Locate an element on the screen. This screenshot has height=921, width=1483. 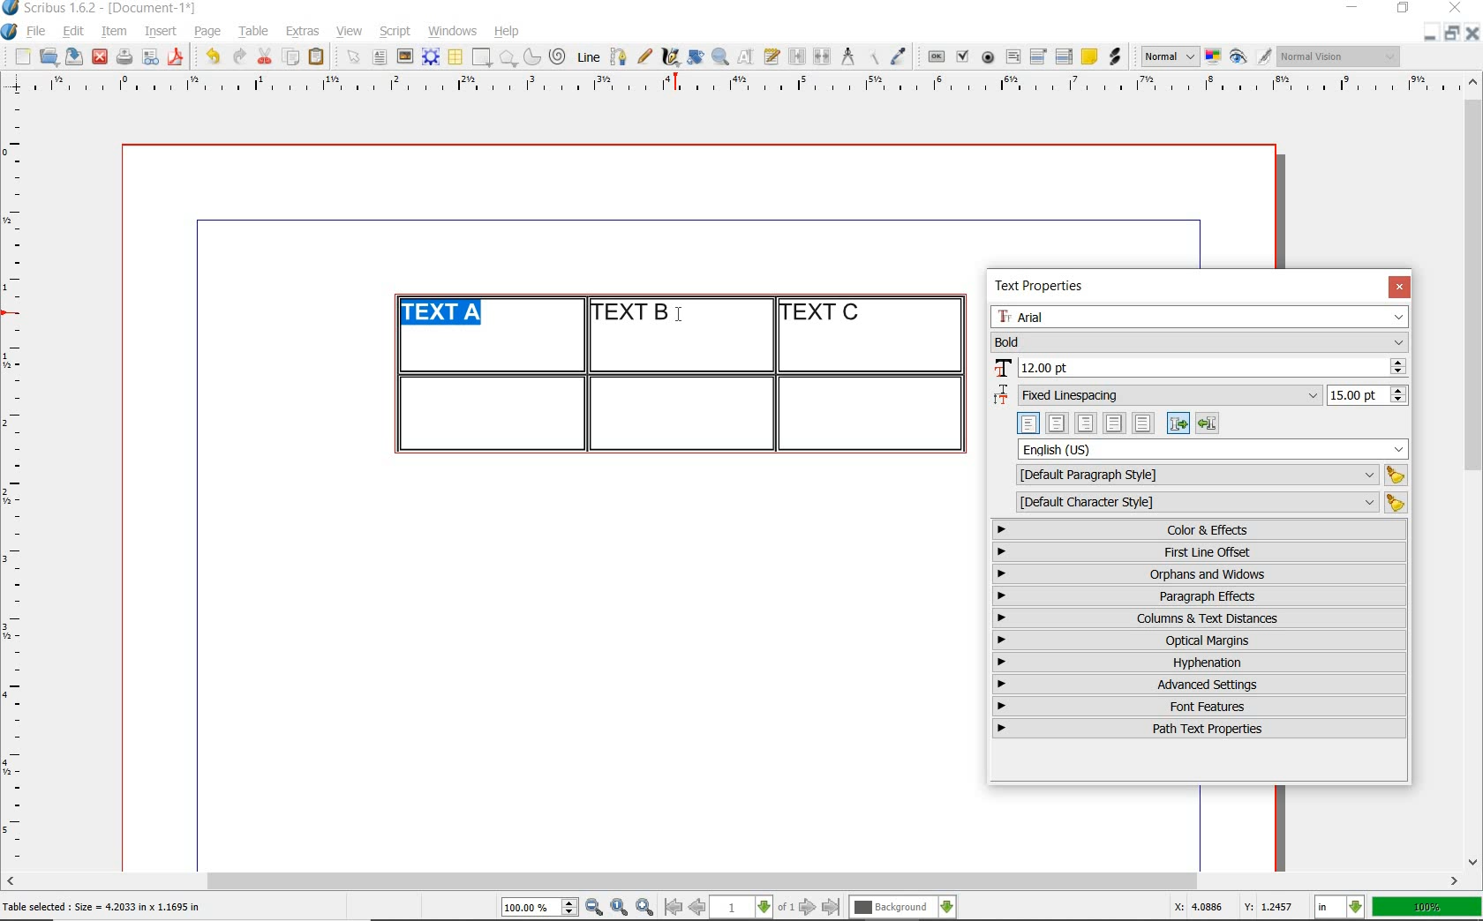
close is located at coordinates (1458, 7).